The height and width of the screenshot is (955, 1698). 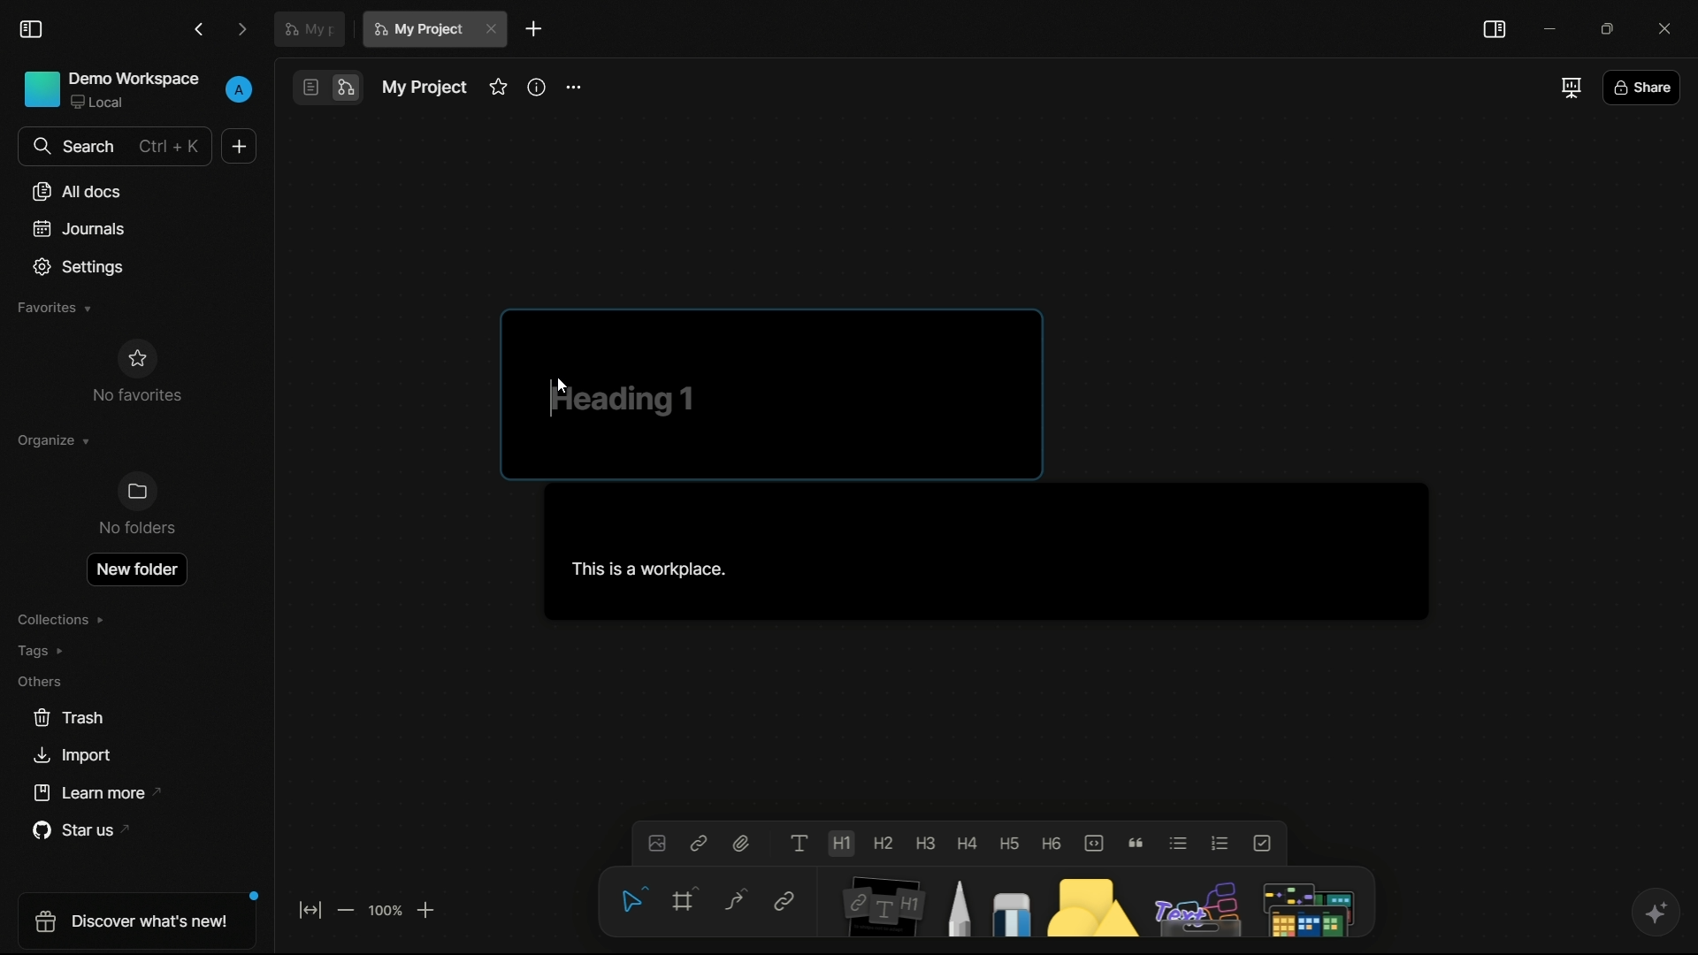 What do you see at coordinates (1006, 901) in the screenshot?
I see `eraser` at bounding box center [1006, 901].